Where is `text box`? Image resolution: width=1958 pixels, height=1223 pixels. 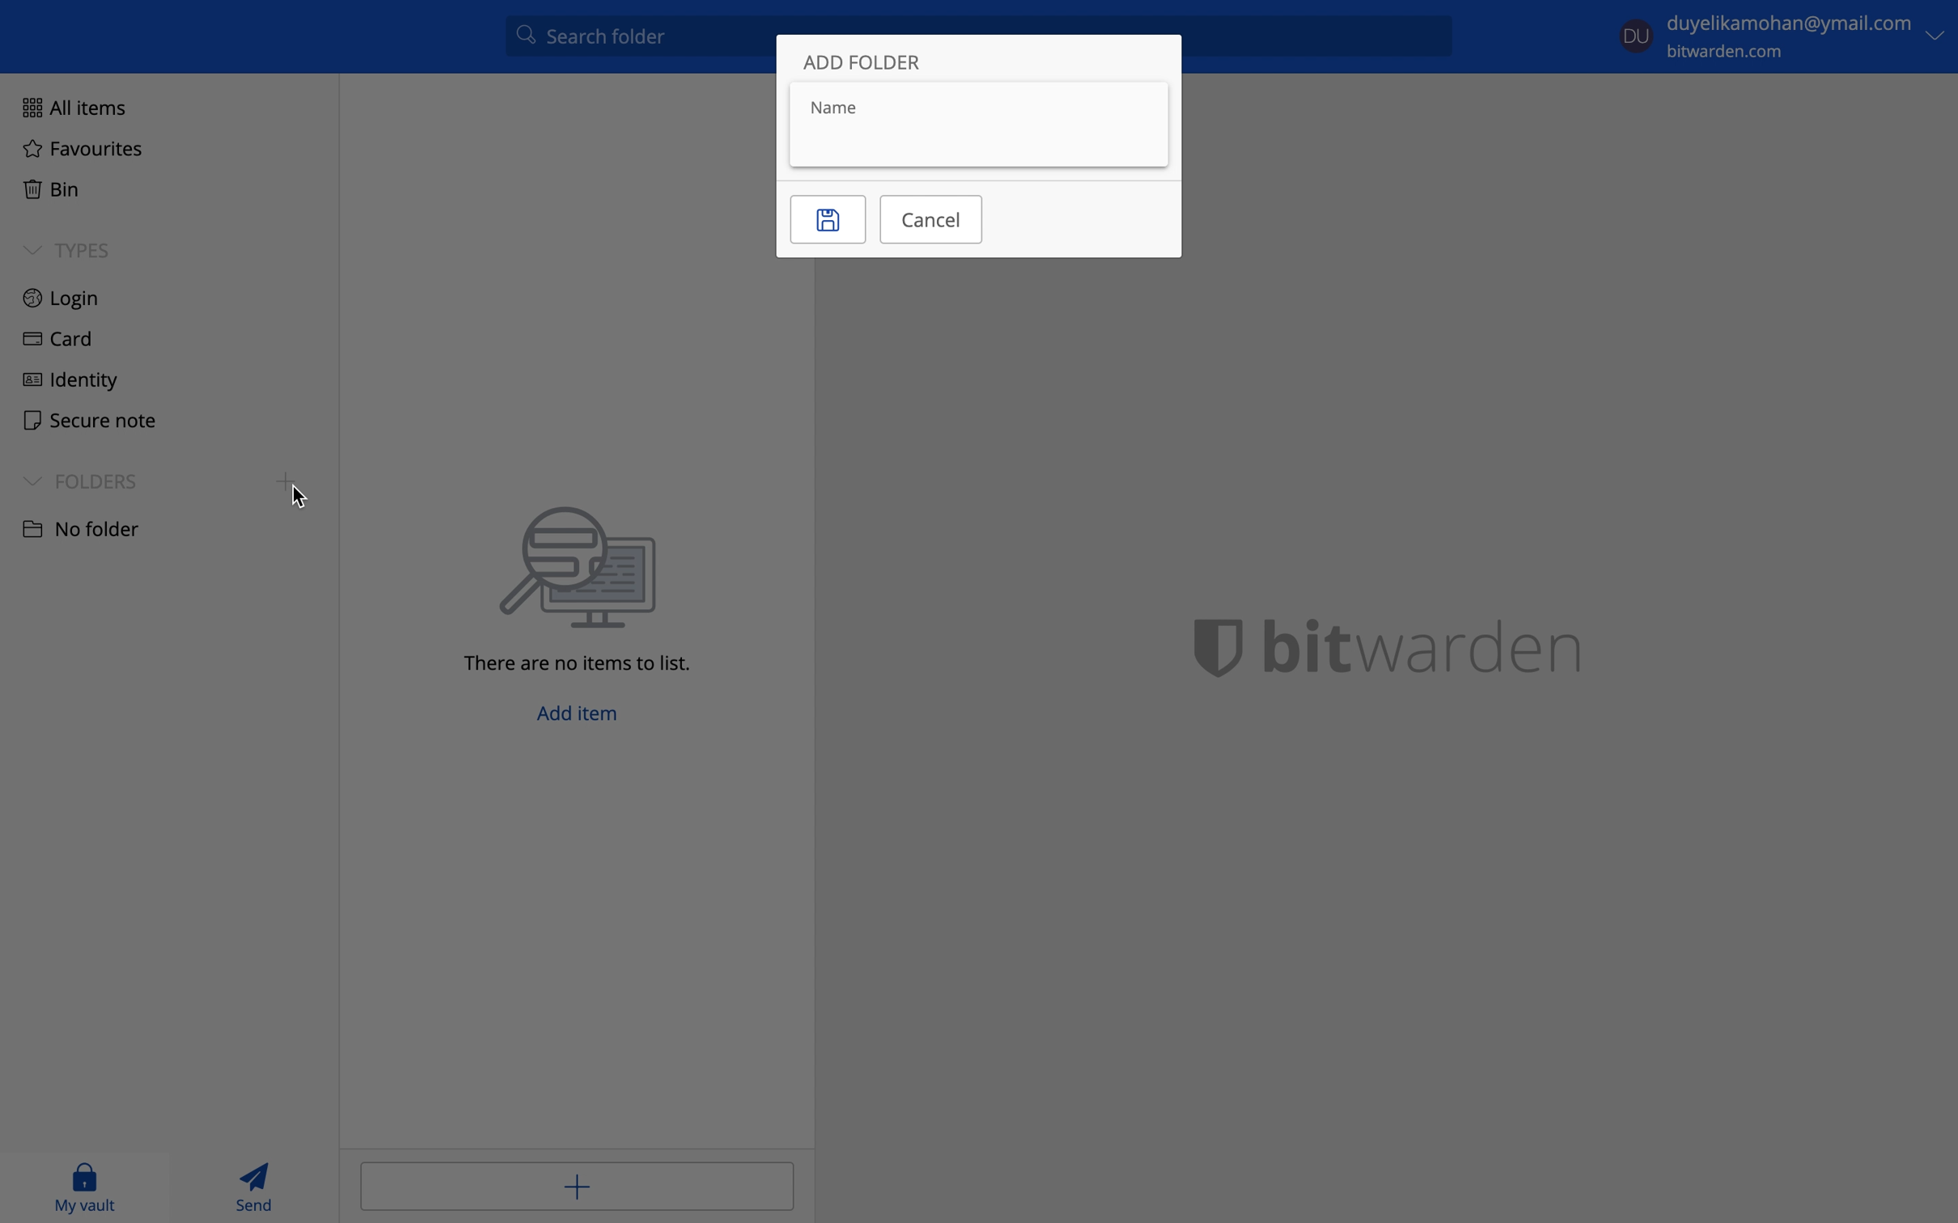 text box is located at coordinates (977, 122).